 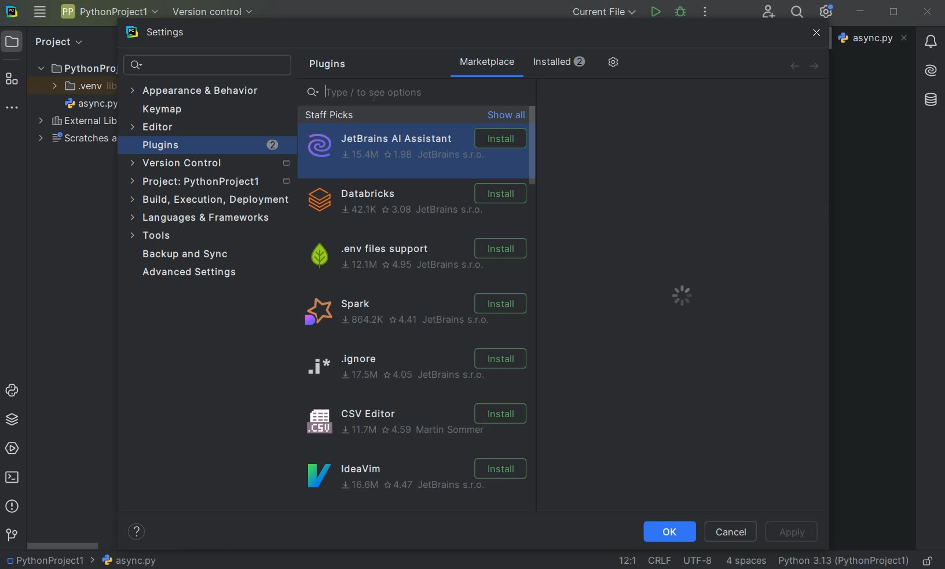 I want to click on Dtabricks, so click(x=415, y=200).